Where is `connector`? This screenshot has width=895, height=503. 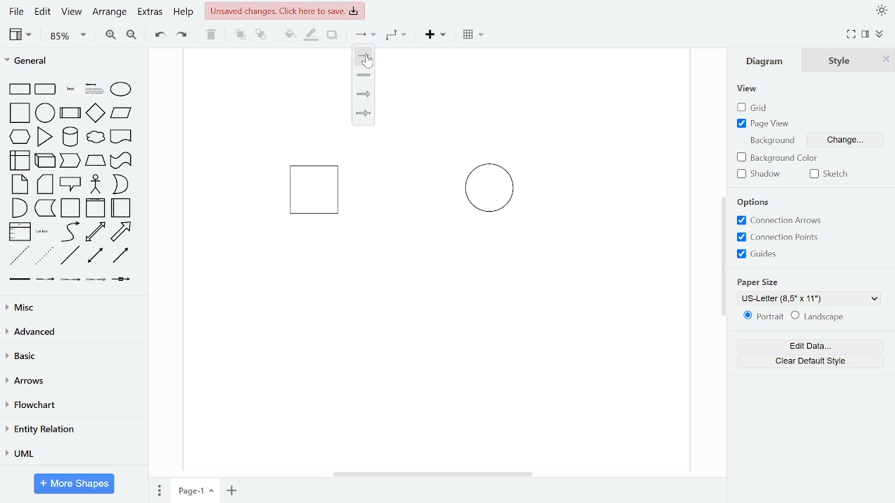 connector is located at coordinates (365, 36).